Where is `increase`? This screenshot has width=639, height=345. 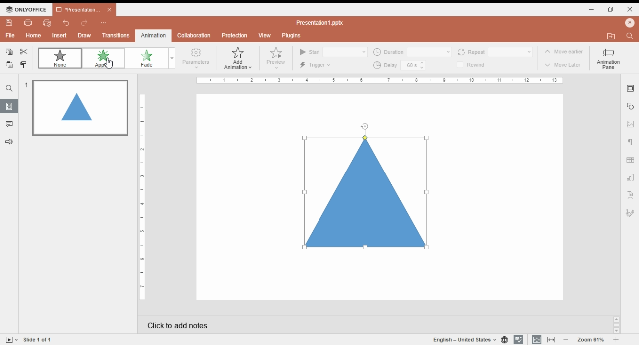 increase is located at coordinates (423, 62).